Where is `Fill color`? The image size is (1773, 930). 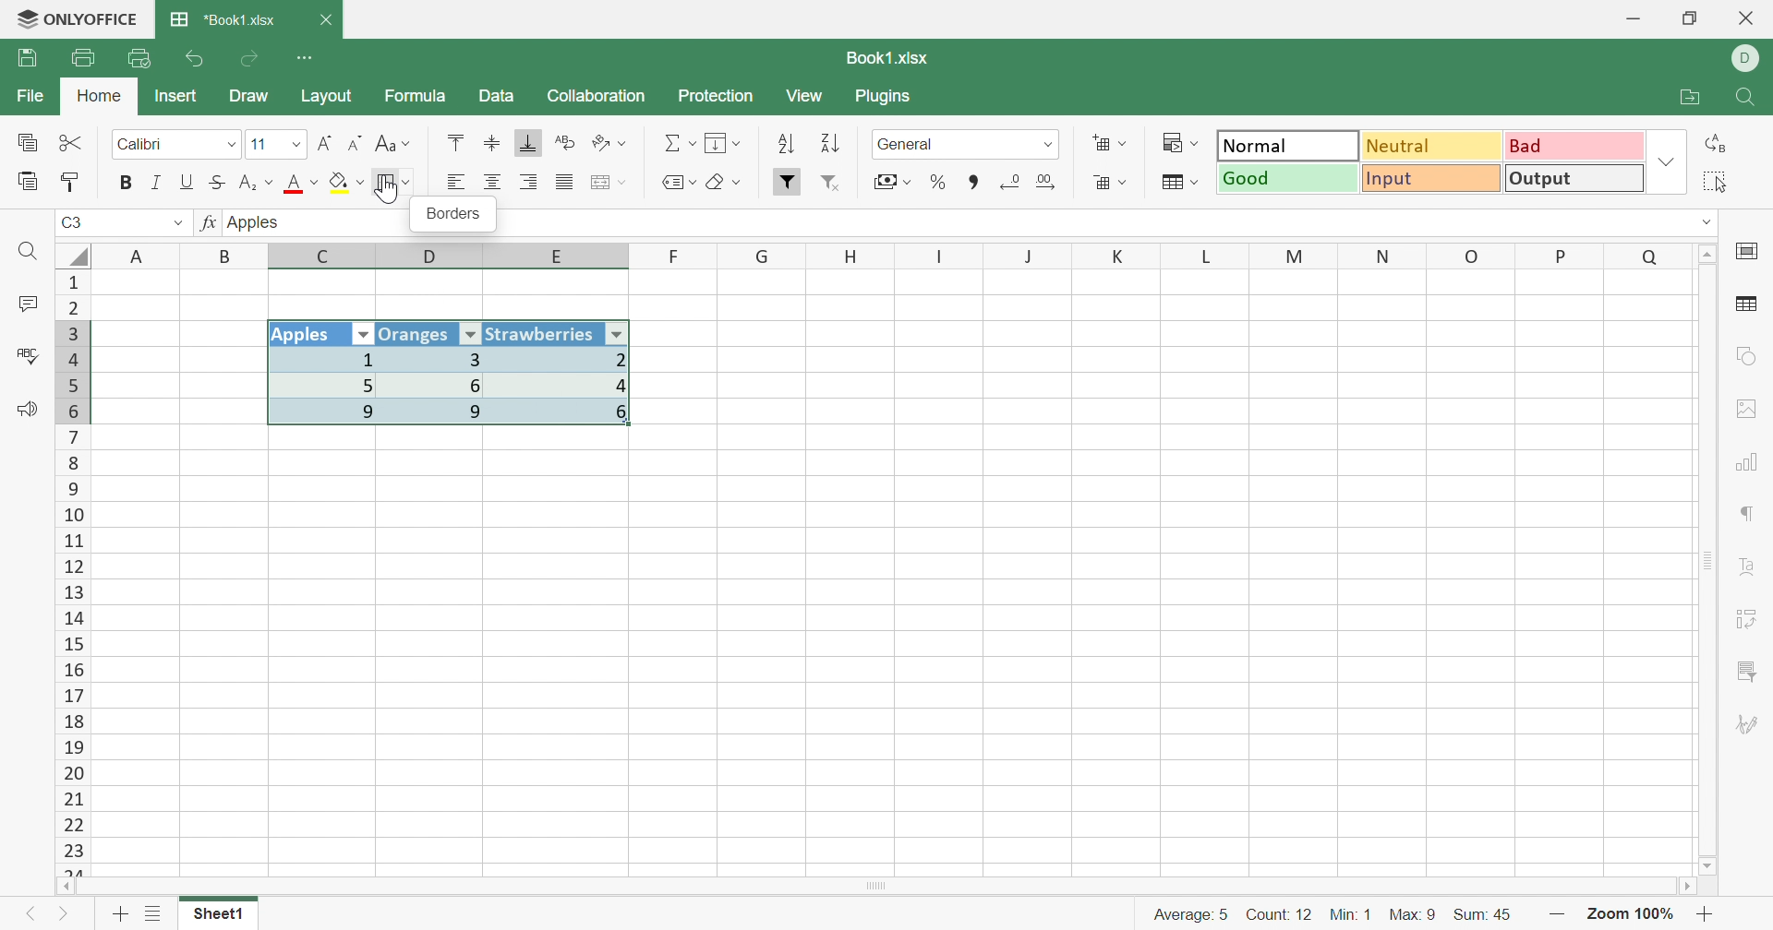 Fill color is located at coordinates (347, 183).